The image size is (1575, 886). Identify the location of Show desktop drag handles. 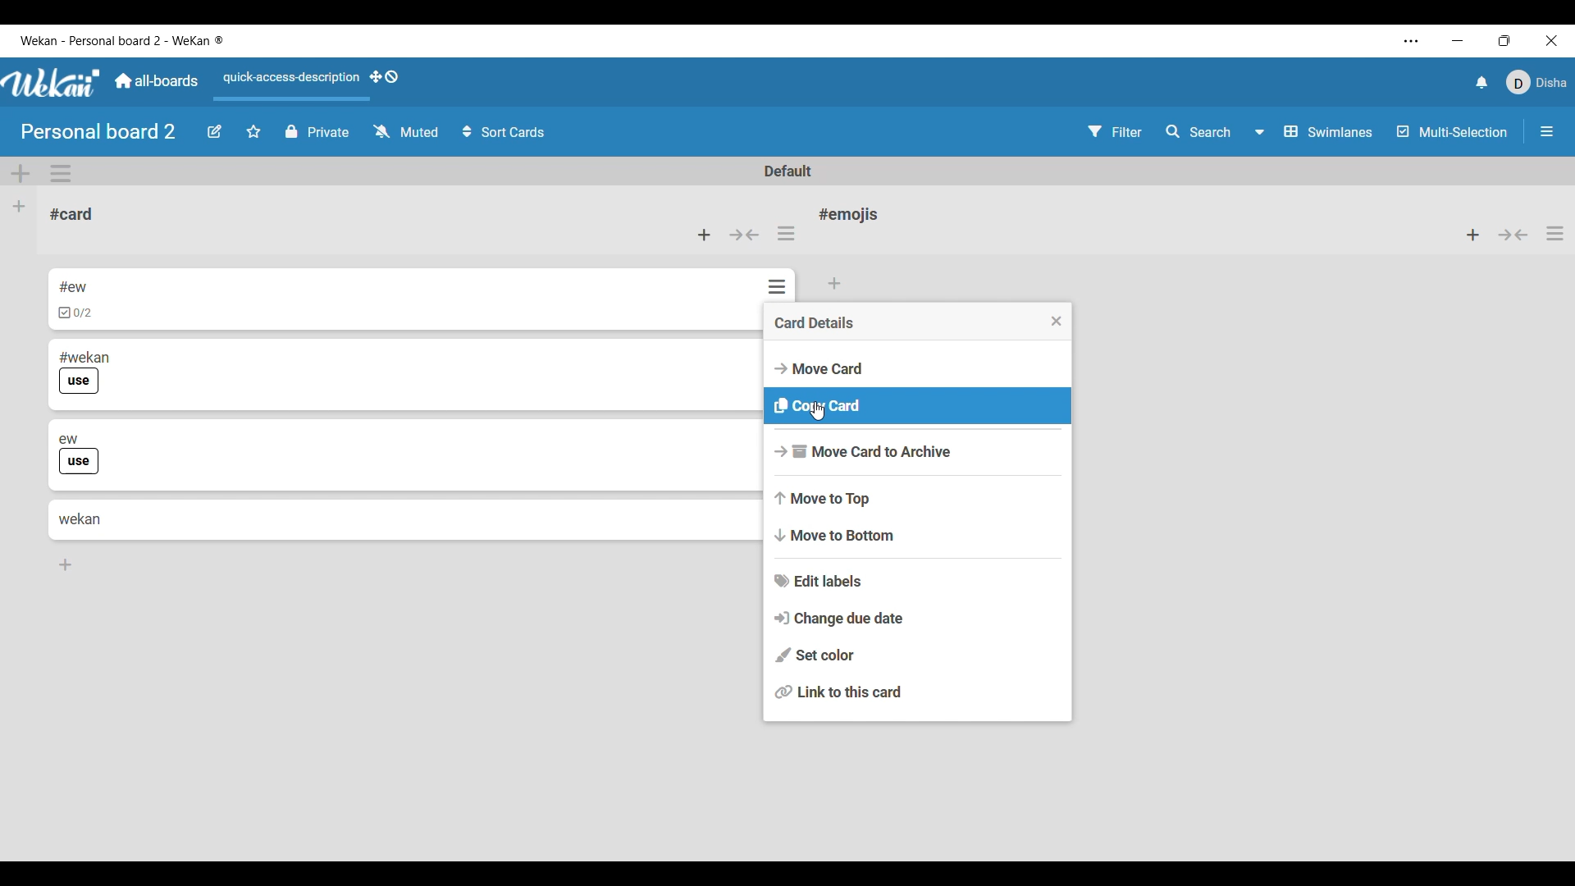
(384, 76).